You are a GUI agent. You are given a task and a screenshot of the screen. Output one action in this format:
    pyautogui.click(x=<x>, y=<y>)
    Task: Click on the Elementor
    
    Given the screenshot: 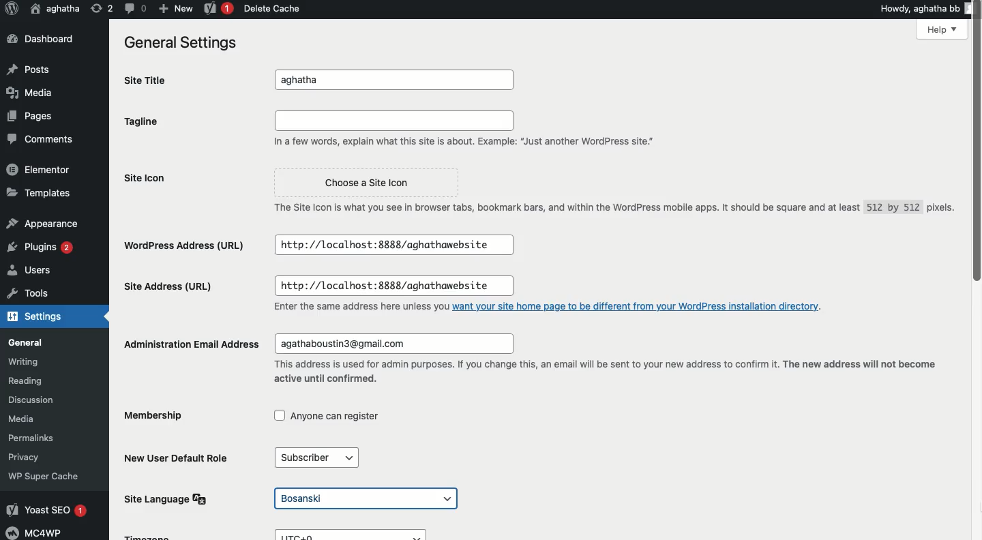 What is the action you would take?
    pyautogui.click(x=39, y=169)
    